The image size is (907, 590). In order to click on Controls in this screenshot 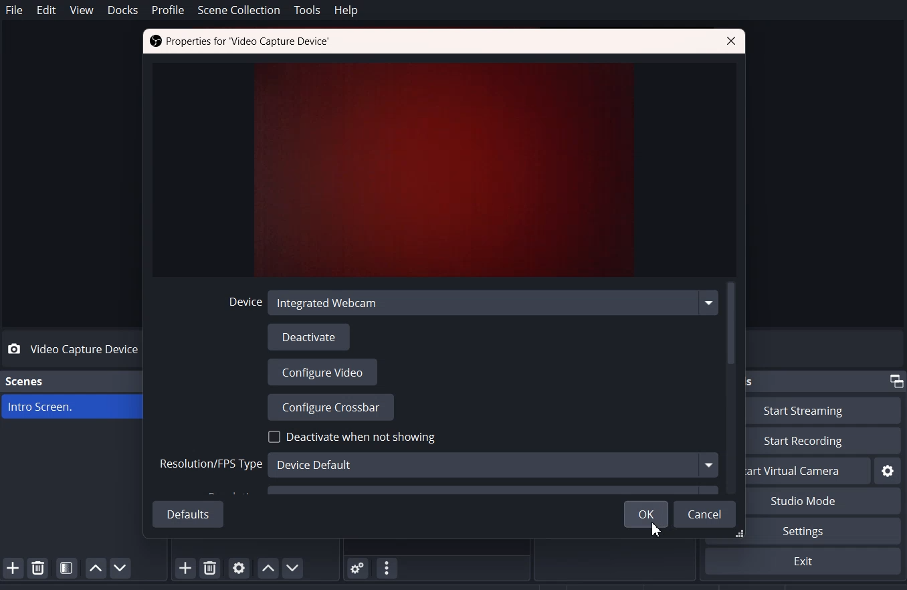, I will do `click(750, 381)`.